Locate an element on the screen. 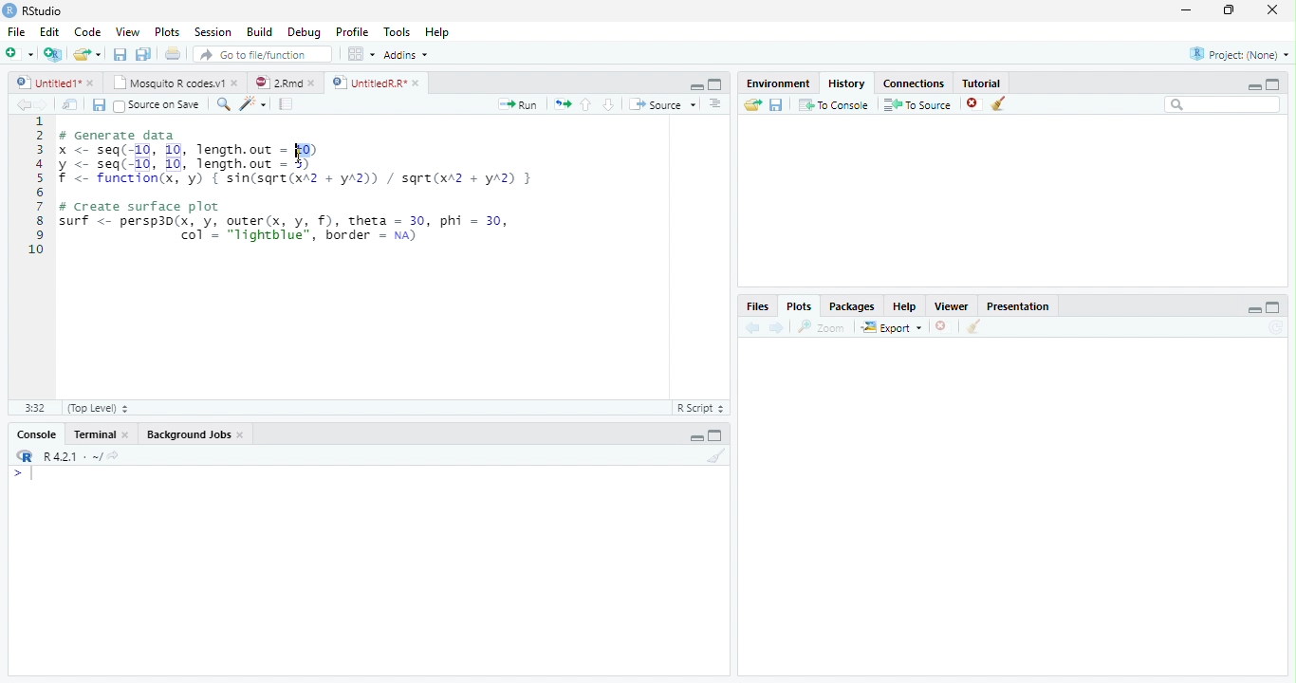  Plots is located at coordinates (166, 31).